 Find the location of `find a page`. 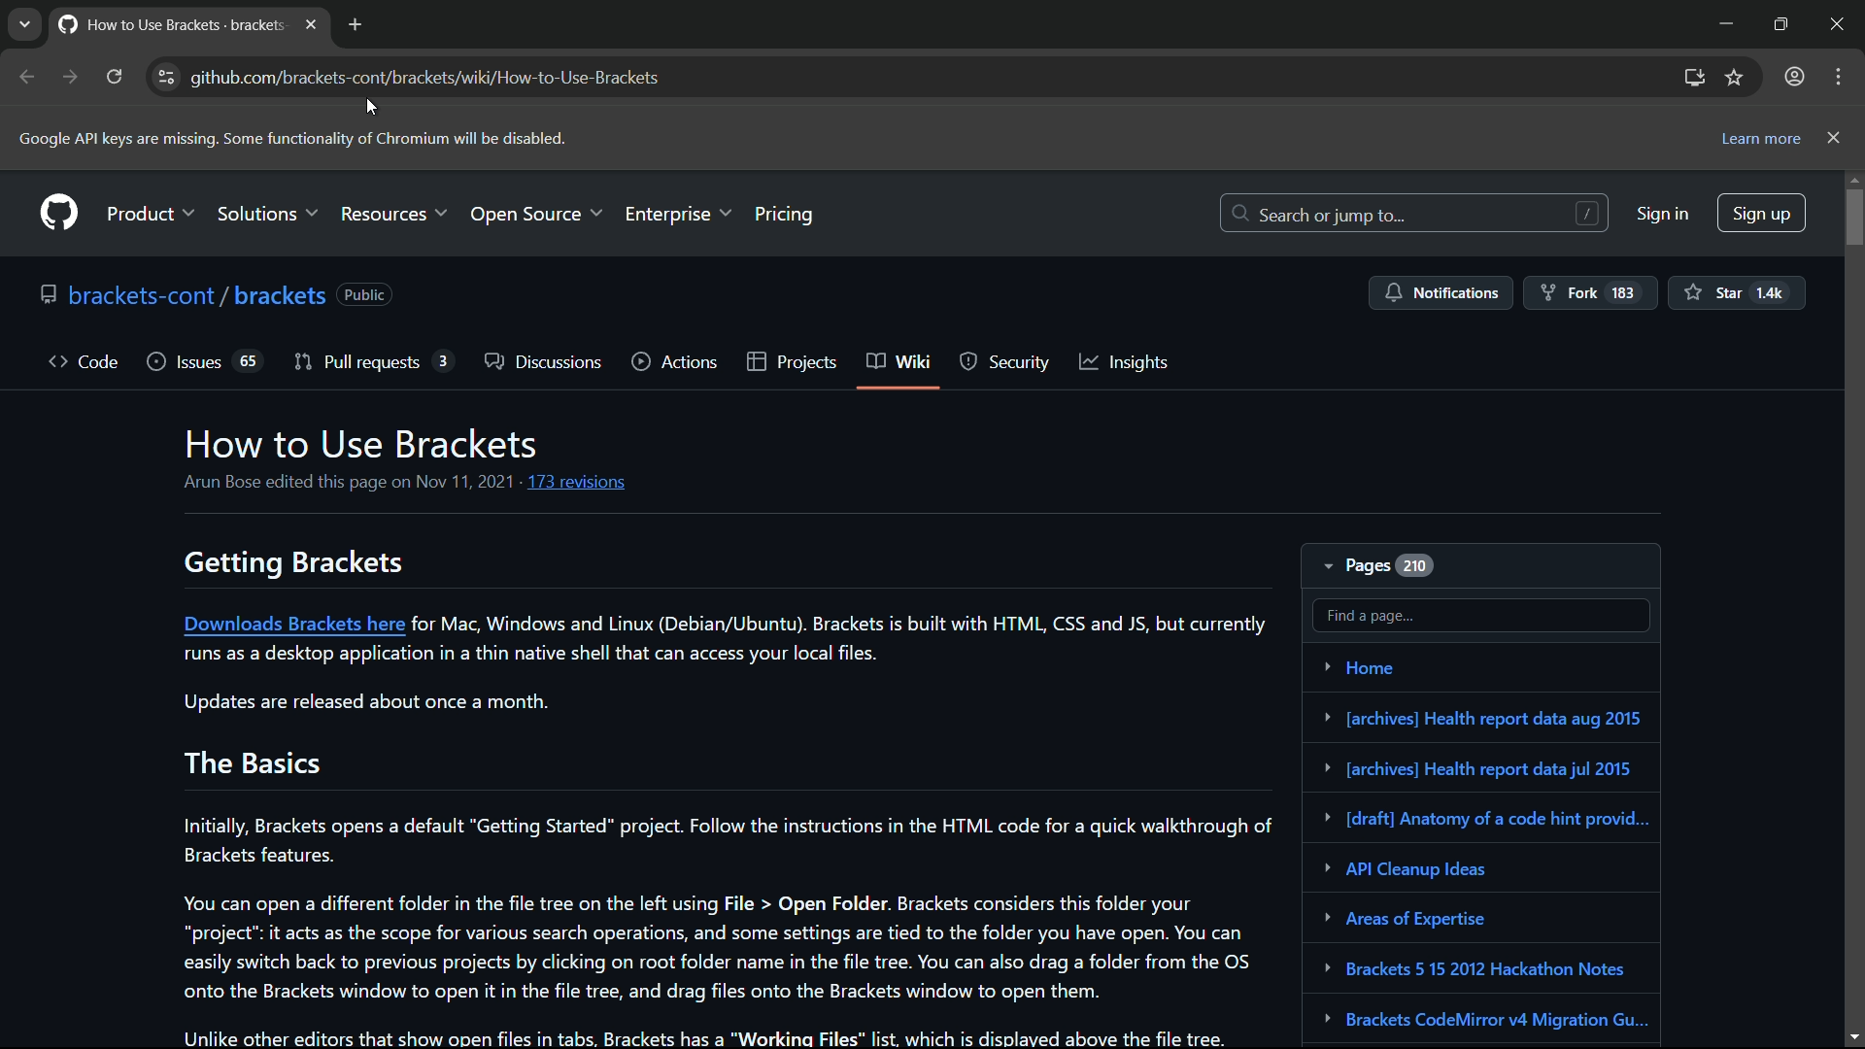

find a page is located at coordinates (1484, 617).